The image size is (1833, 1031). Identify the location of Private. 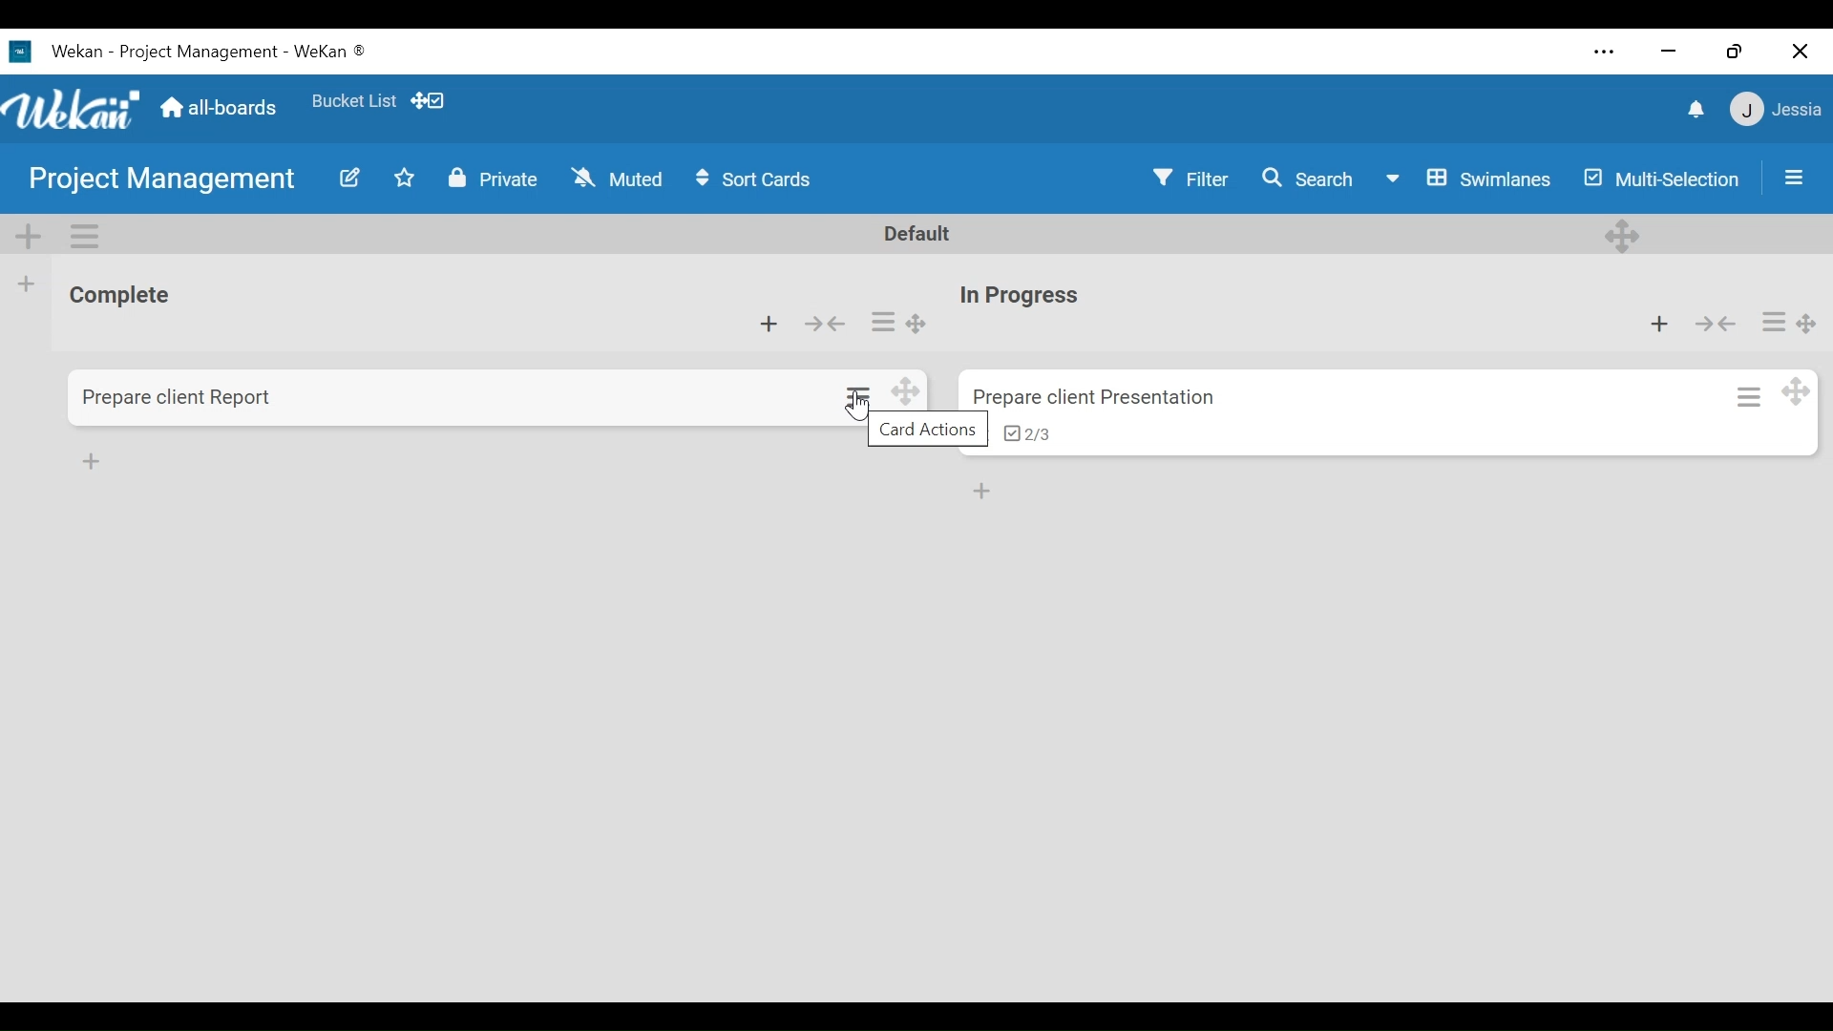
(495, 179).